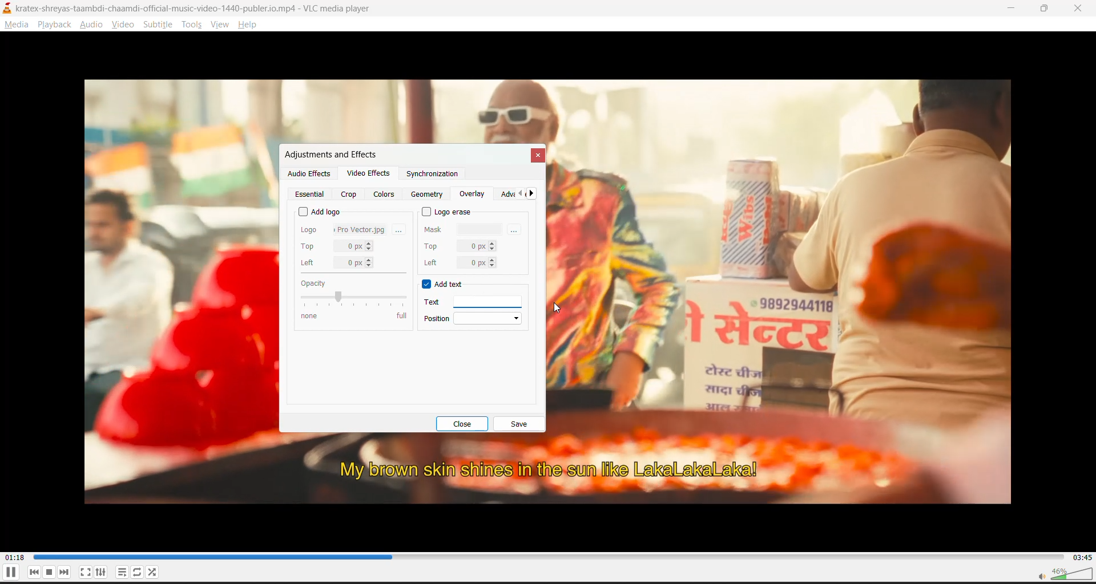  Describe the element at coordinates (54, 25) in the screenshot. I see `playback` at that location.